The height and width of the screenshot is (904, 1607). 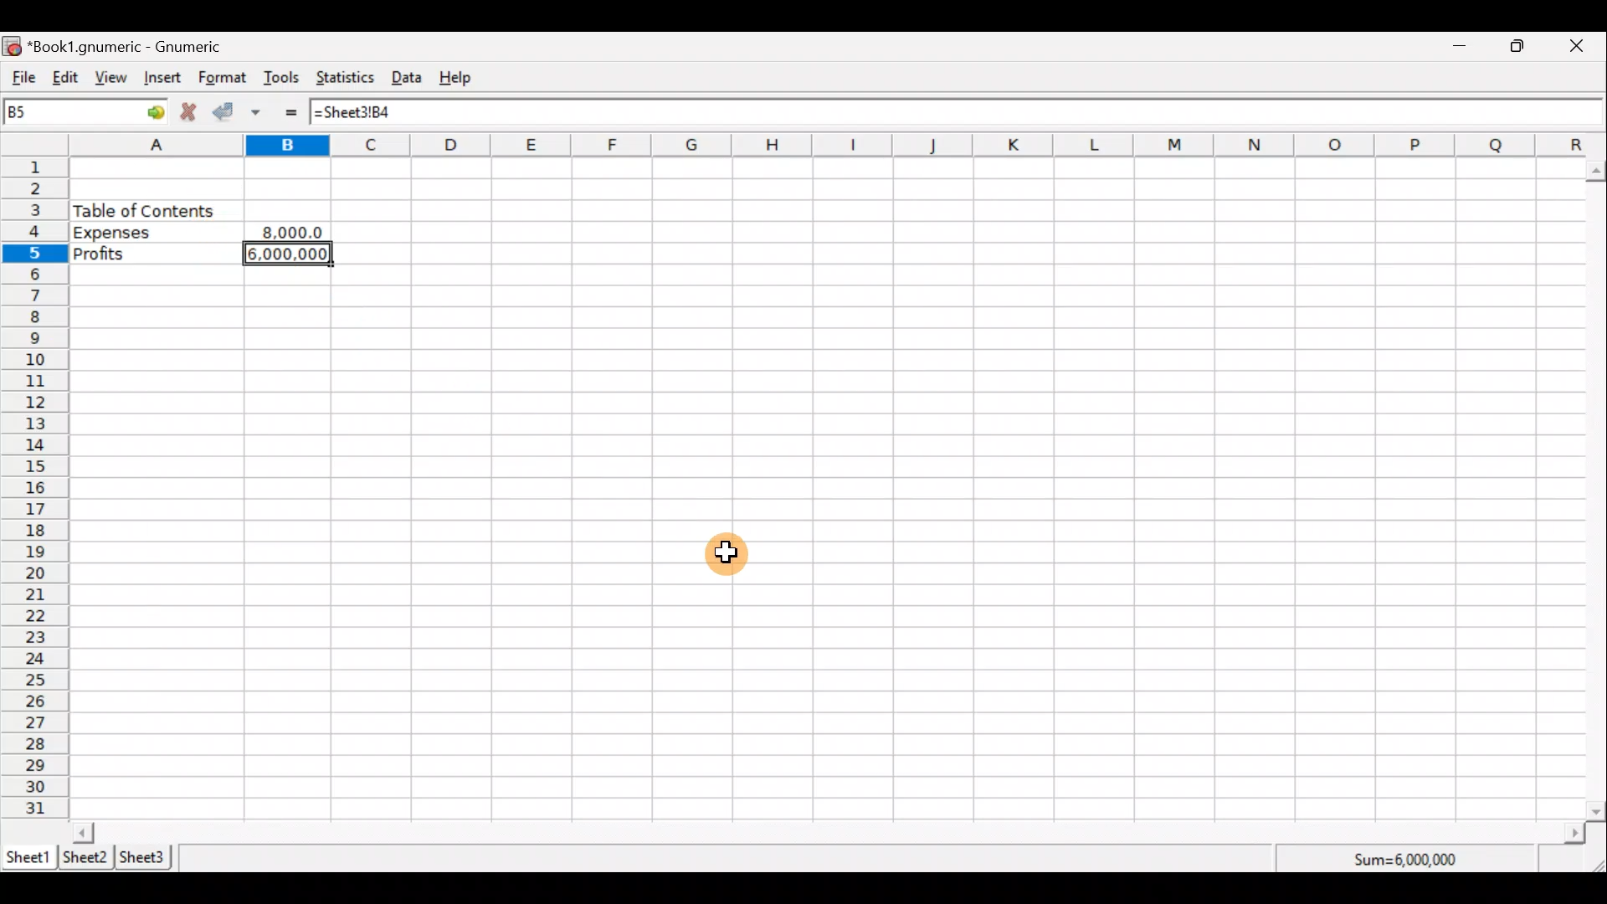 What do you see at coordinates (949, 110) in the screenshot?
I see `Formula bar` at bounding box center [949, 110].